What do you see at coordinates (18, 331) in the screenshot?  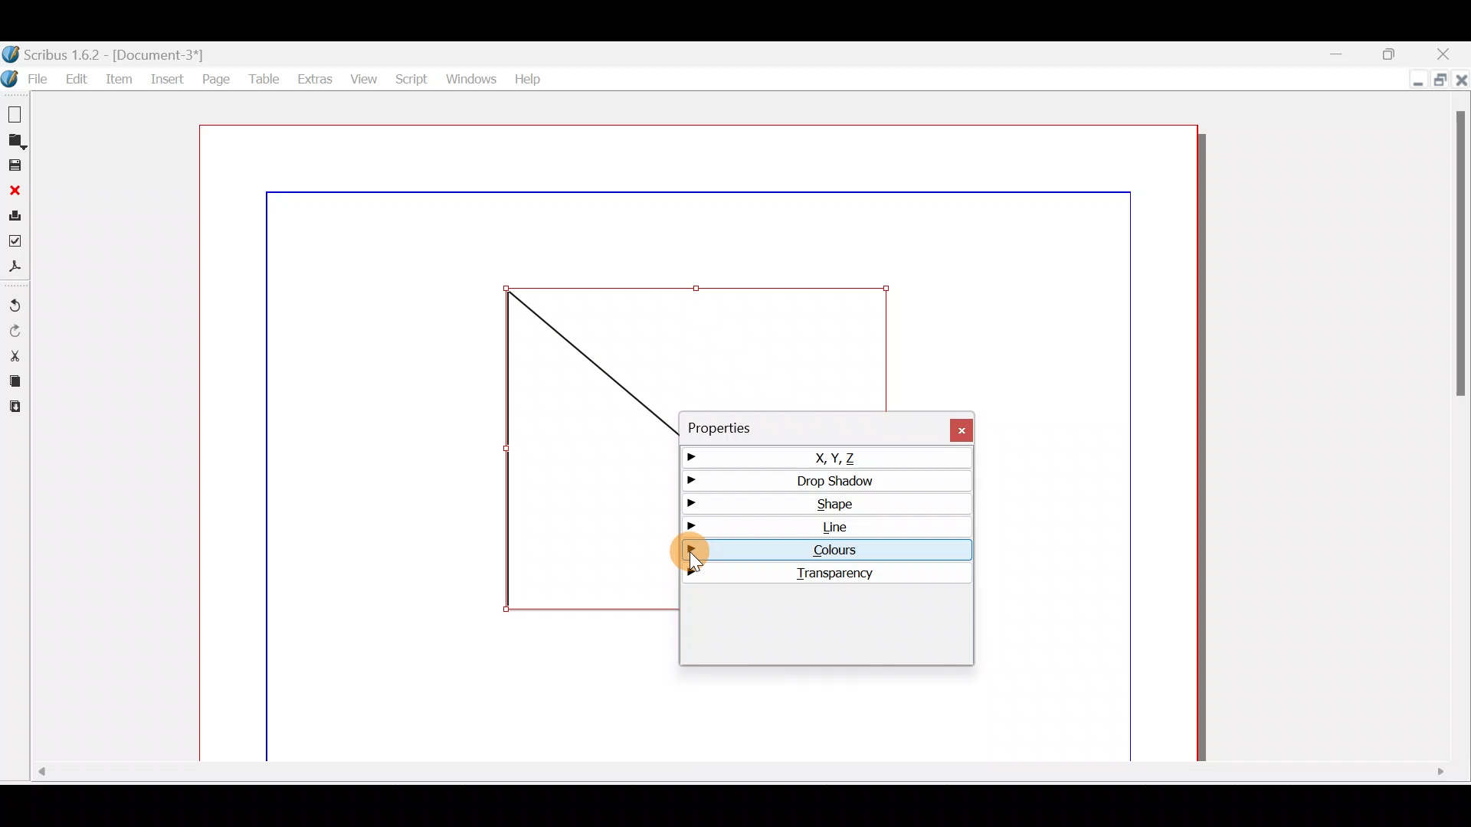 I see `Redo` at bounding box center [18, 331].